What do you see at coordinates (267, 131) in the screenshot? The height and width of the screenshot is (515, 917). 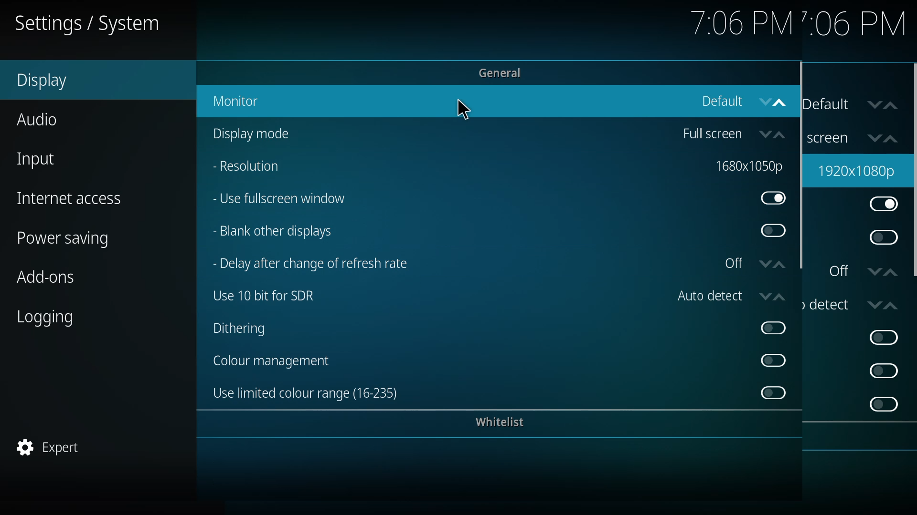 I see `display mode` at bounding box center [267, 131].